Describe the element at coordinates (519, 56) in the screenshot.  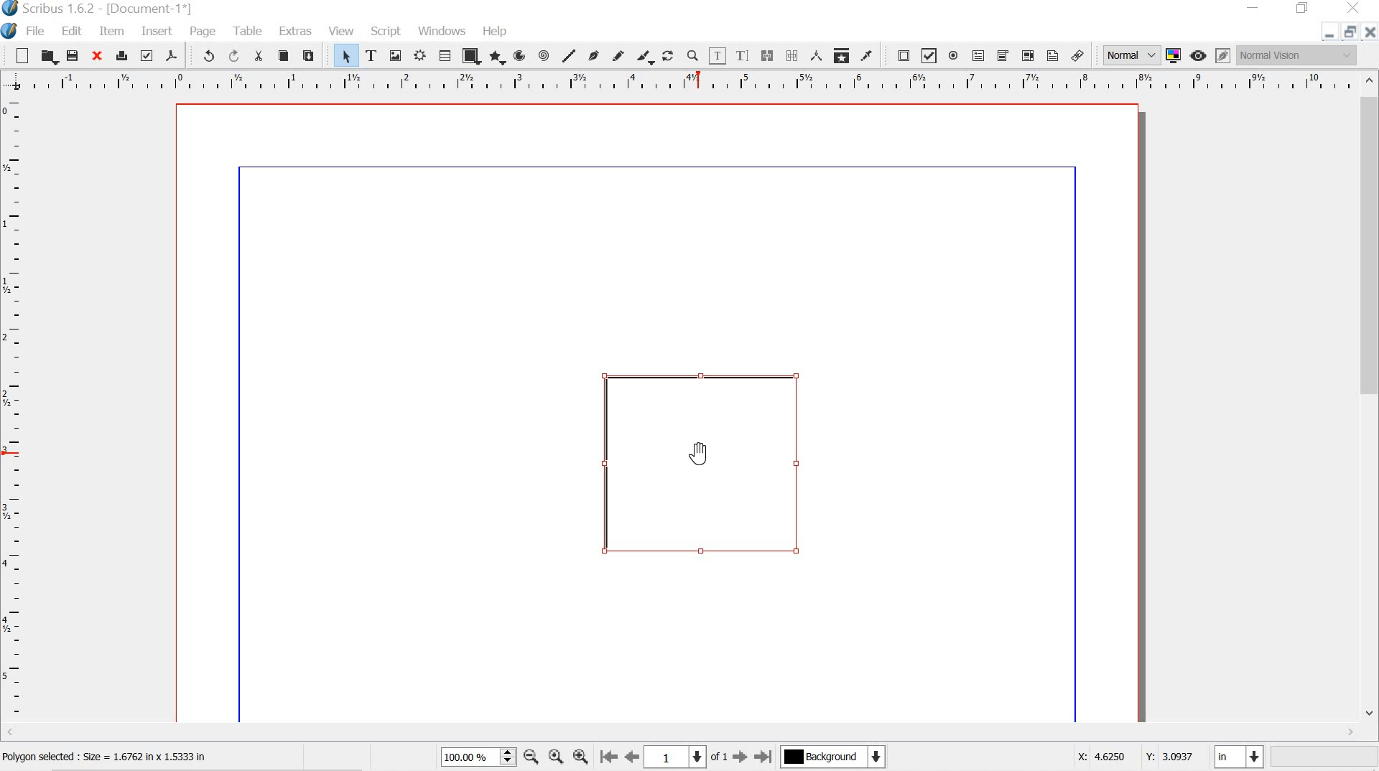
I see `arc` at that location.